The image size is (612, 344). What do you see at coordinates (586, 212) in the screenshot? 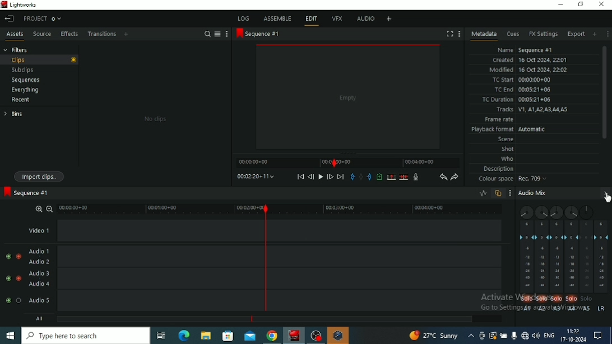
I see `Adjust Pan` at bounding box center [586, 212].